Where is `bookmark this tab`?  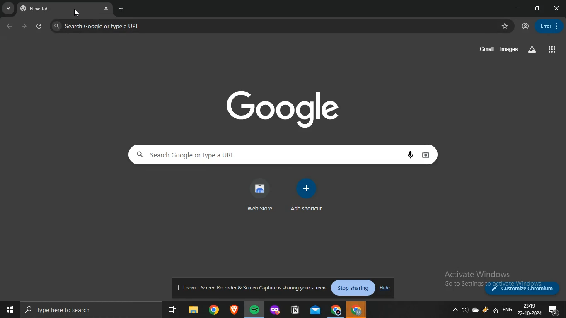
bookmark this tab is located at coordinates (506, 26).